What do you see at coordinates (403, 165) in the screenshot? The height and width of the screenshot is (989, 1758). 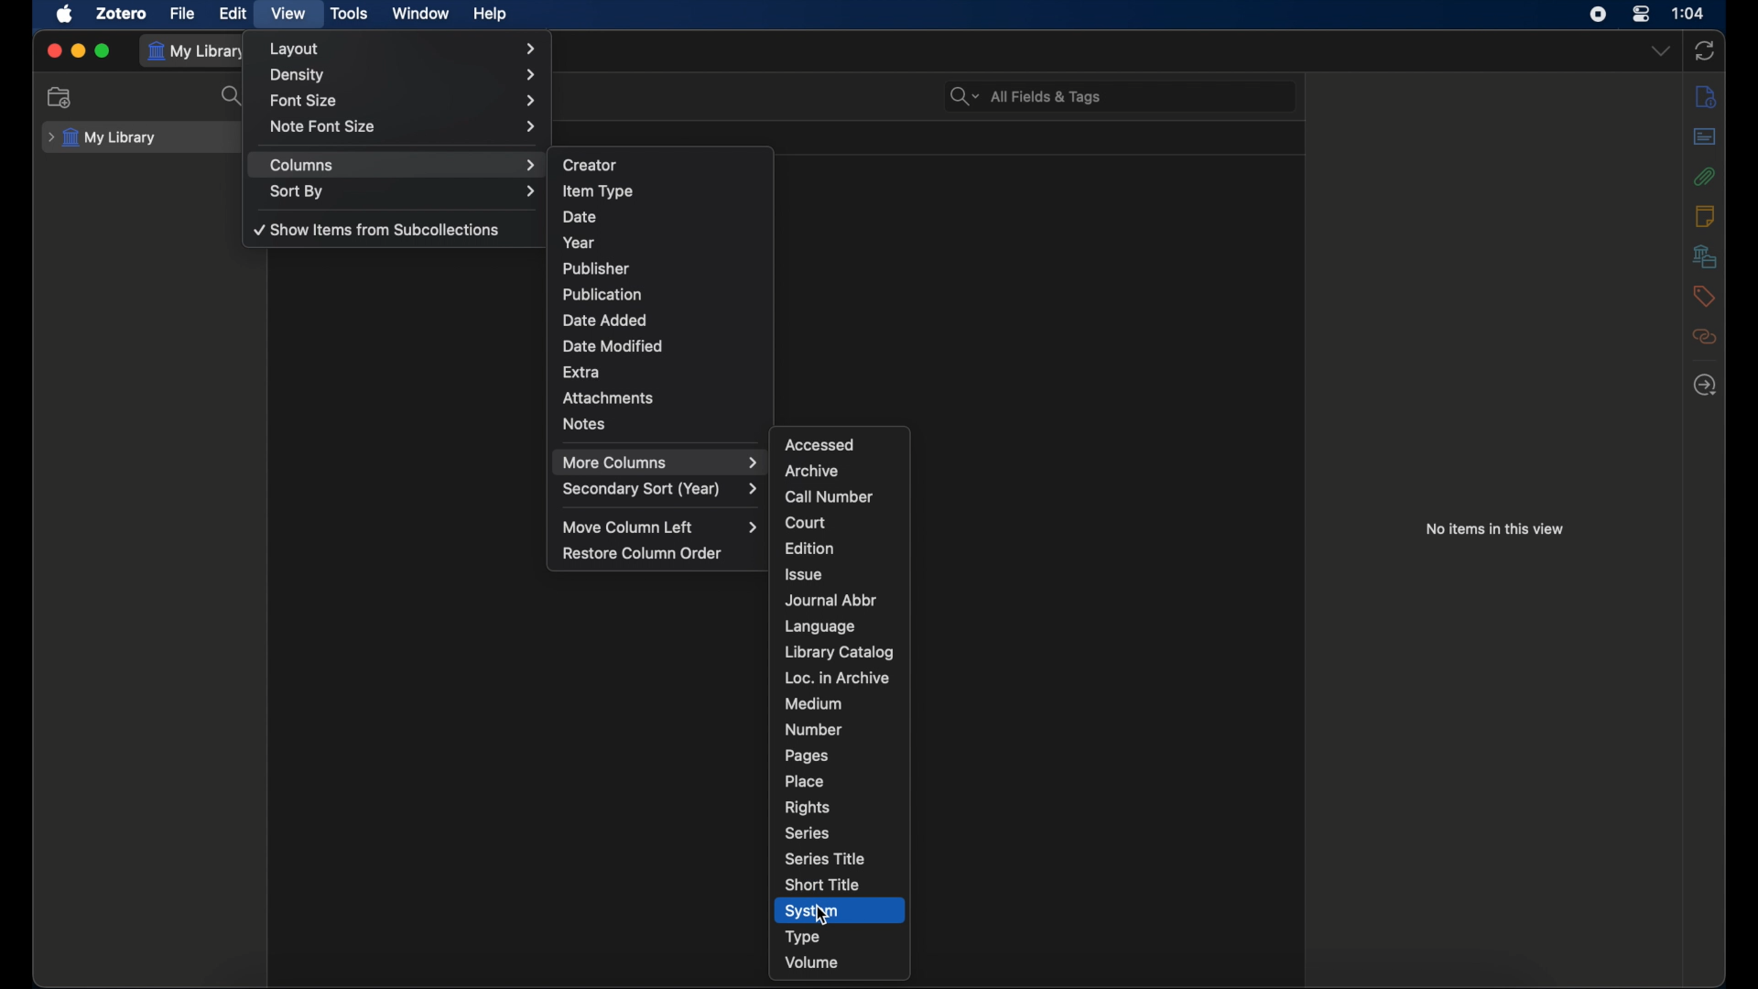 I see `columns` at bounding box center [403, 165].